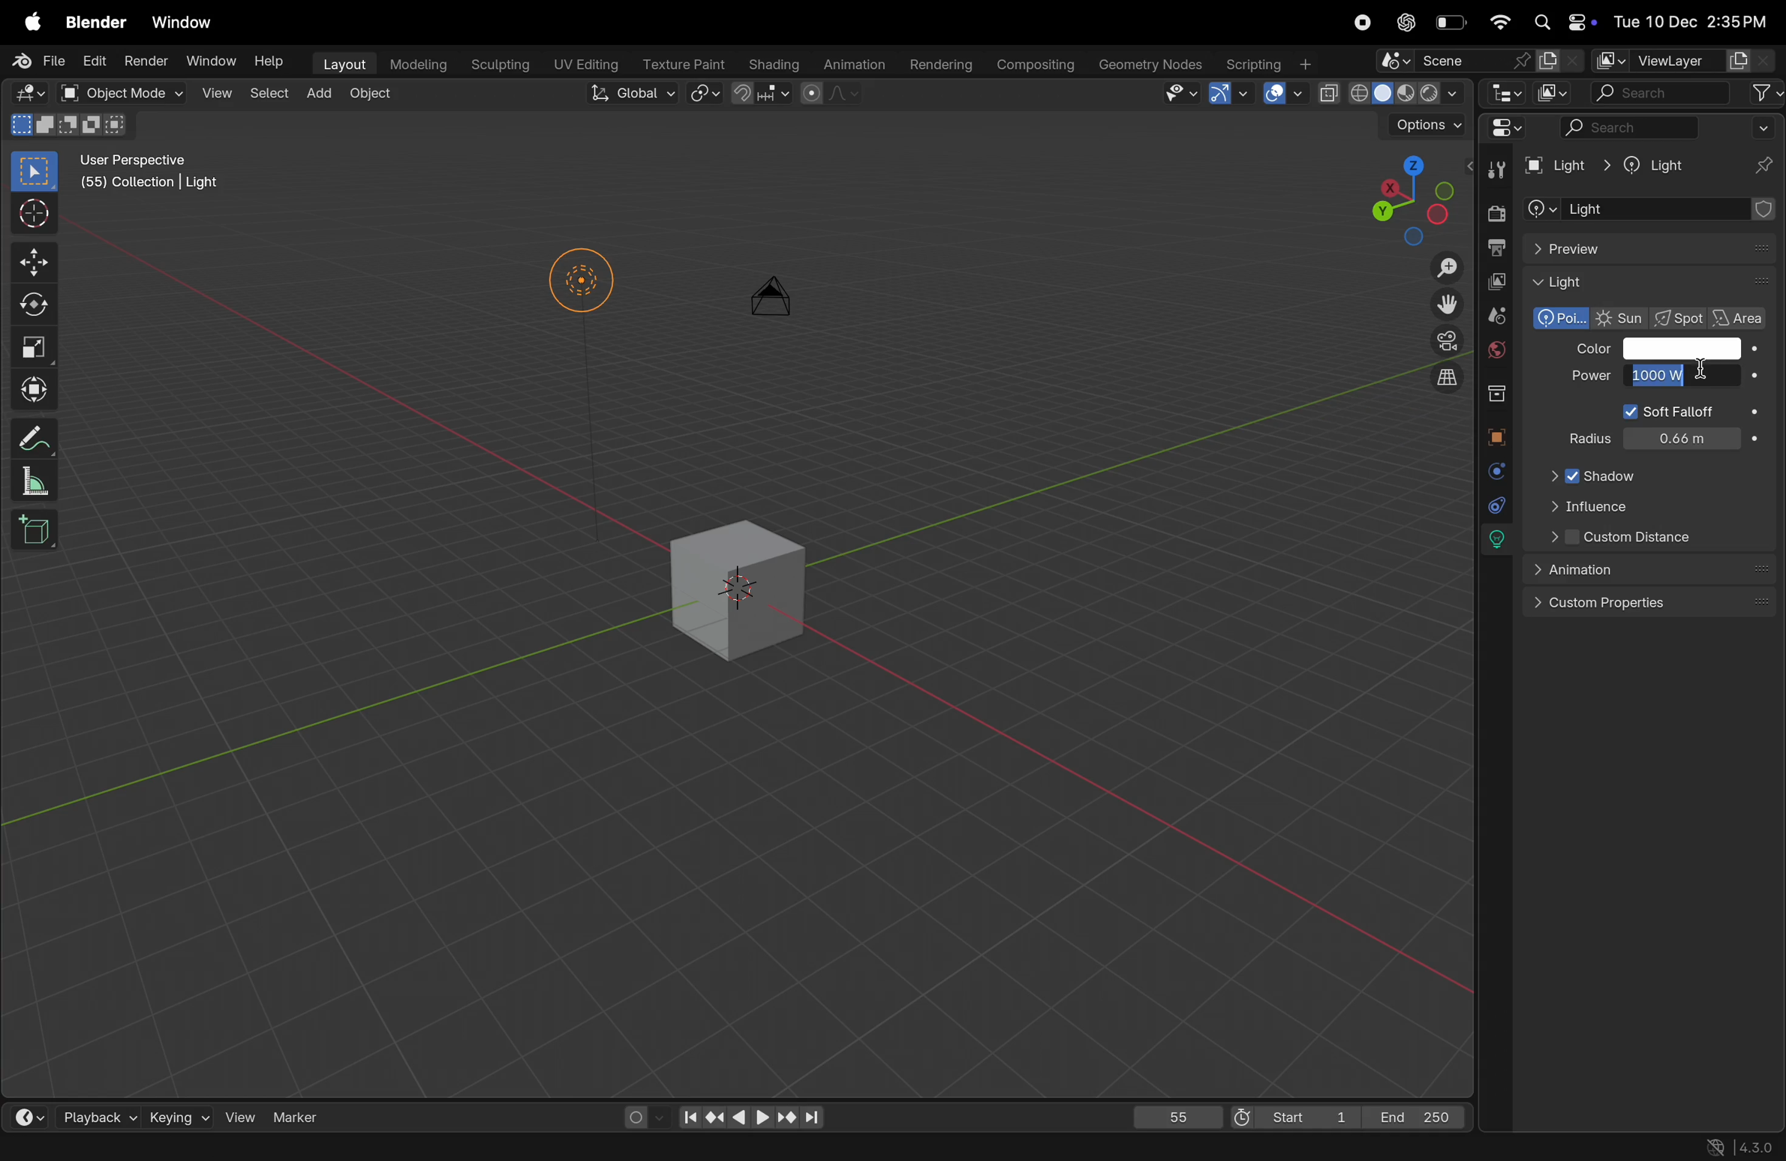  Describe the element at coordinates (1174, 1114) in the screenshot. I see `55` at that location.